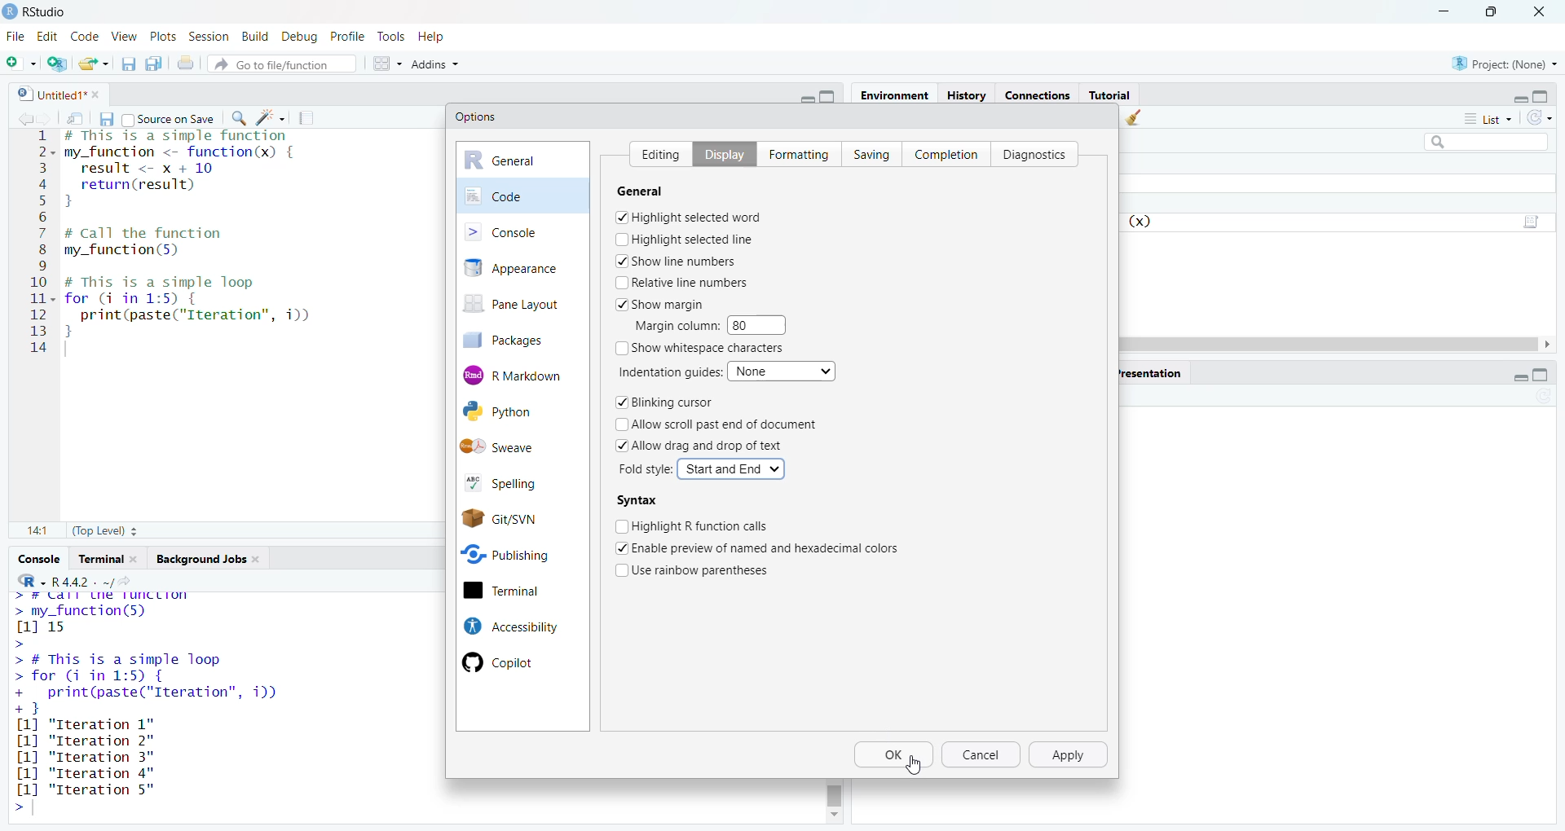 The image size is (1565, 831). What do you see at coordinates (522, 268) in the screenshot?
I see `appearance` at bounding box center [522, 268].